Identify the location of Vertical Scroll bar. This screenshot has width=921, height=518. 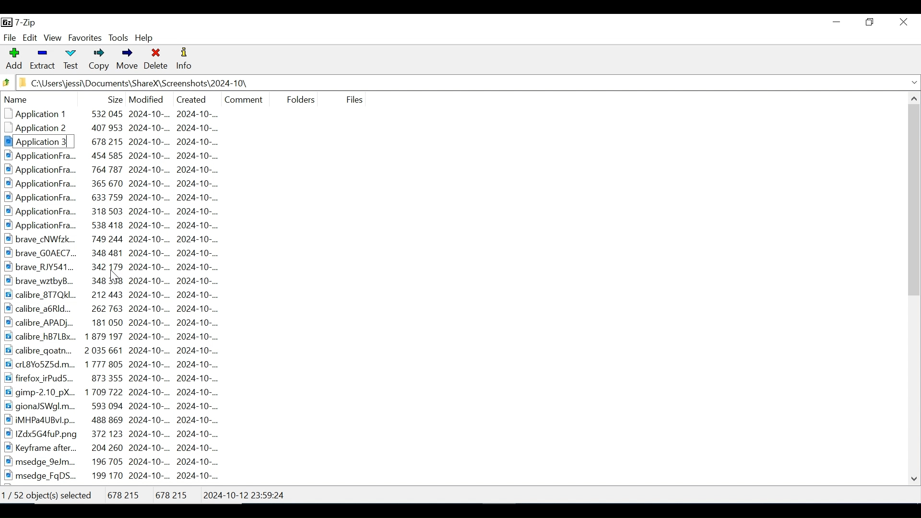
(914, 200).